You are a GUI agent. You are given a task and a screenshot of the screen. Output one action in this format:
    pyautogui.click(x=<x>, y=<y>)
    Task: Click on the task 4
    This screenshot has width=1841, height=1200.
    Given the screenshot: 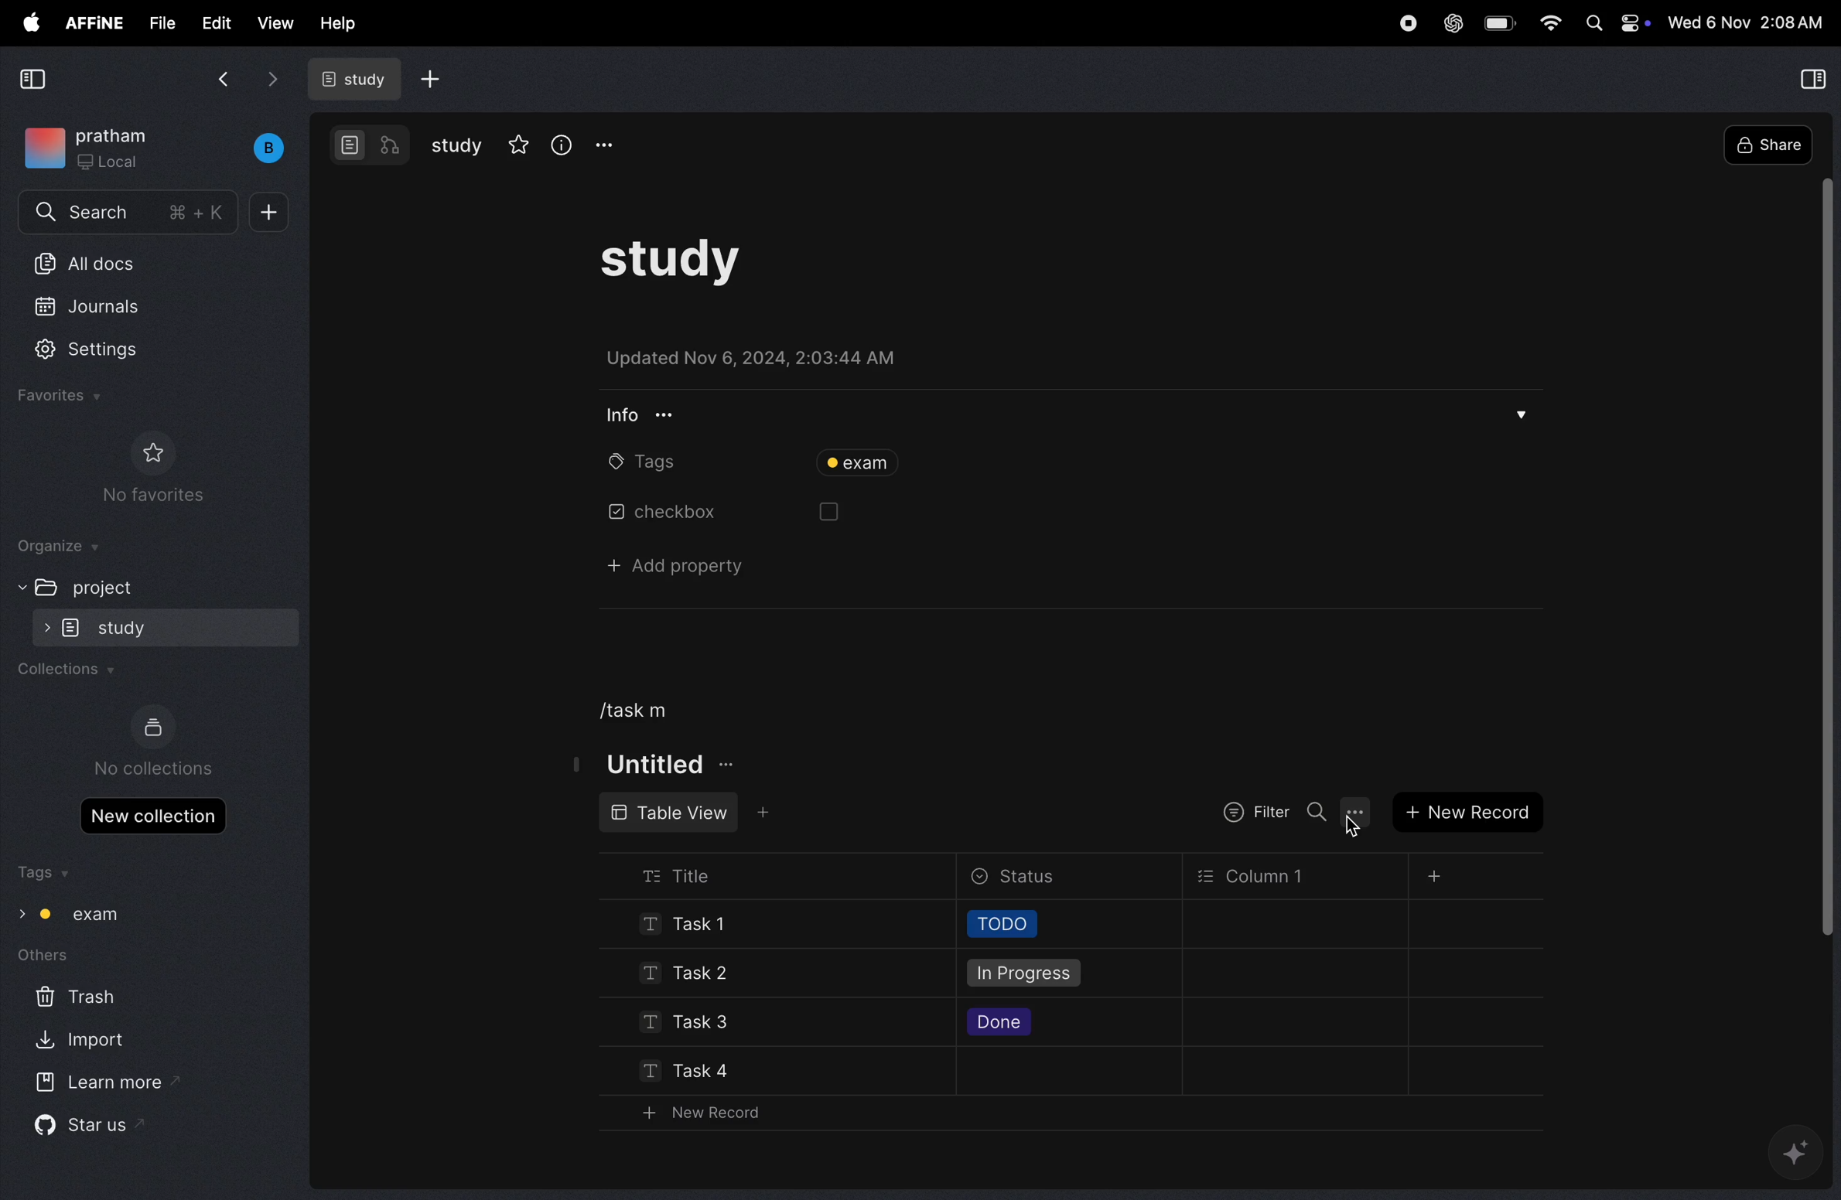 What is the action you would take?
    pyautogui.click(x=668, y=1069)
    